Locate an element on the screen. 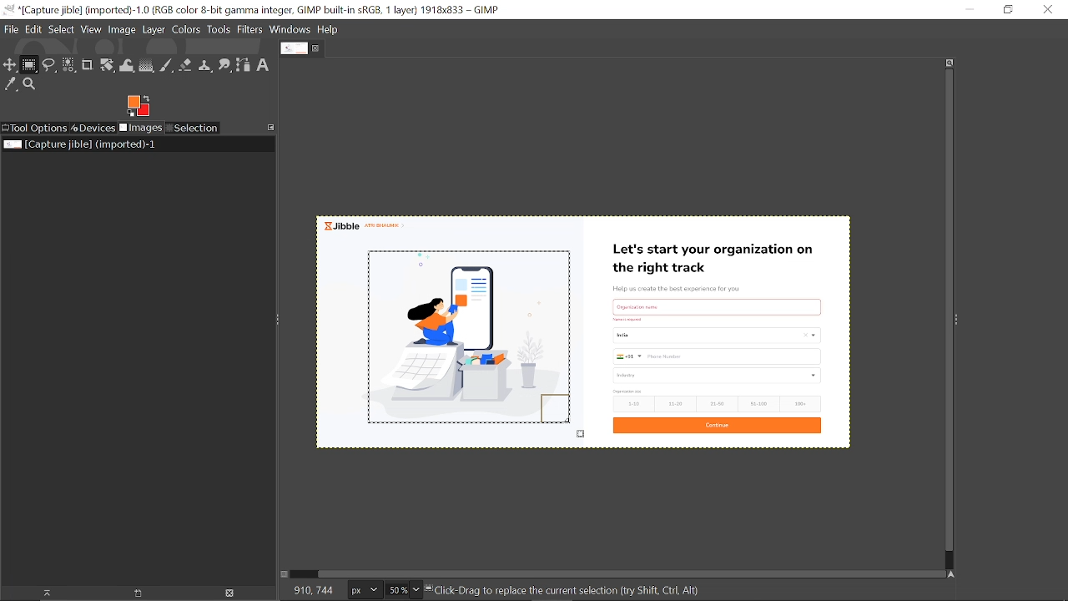 This screenshot has width=1068, height=601. Colors is located at coordinates (187, 30).